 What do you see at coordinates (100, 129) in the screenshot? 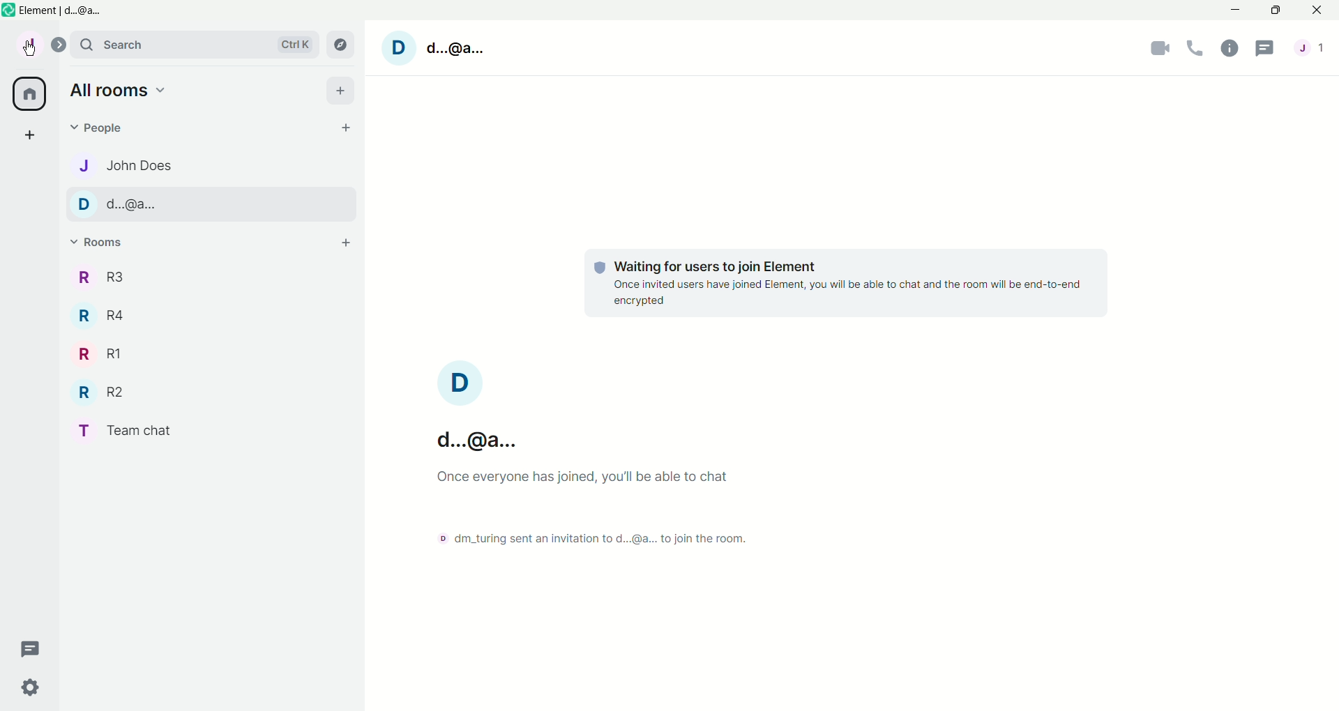
I see `People ` at bounding box center [100, 129].